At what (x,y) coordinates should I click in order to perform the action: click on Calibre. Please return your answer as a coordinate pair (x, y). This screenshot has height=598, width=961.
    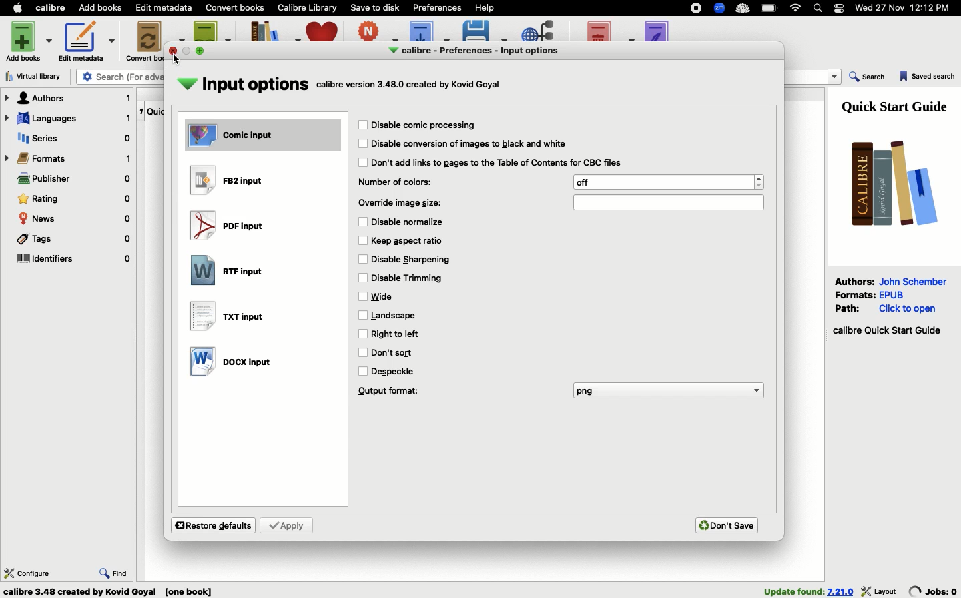
    Looking at the image, I should click on (53, 7).